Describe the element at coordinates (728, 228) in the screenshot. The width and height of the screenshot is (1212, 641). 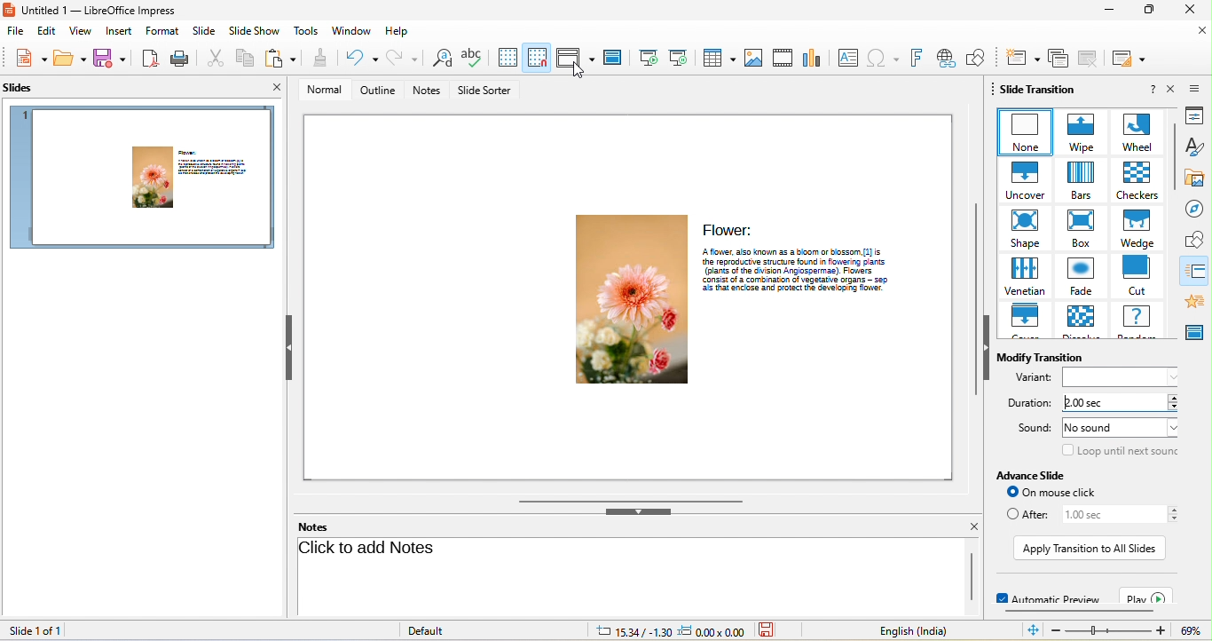
I see `flower` at that location.